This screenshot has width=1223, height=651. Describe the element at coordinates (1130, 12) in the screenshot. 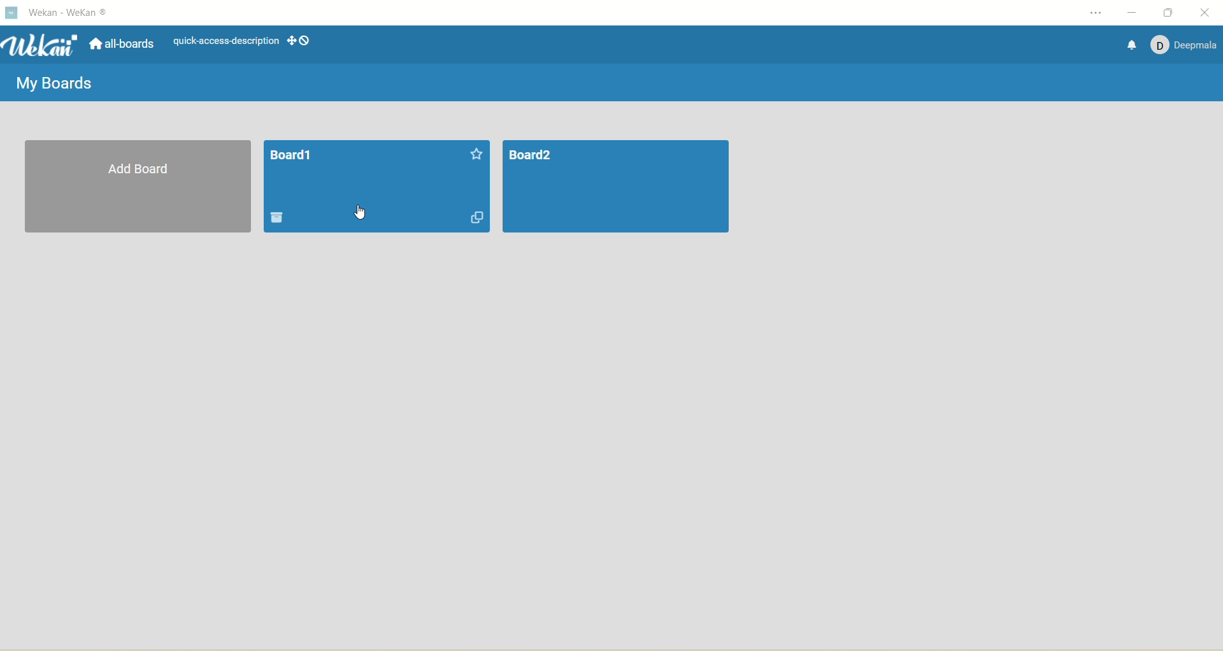

I see `minimize` at that location.